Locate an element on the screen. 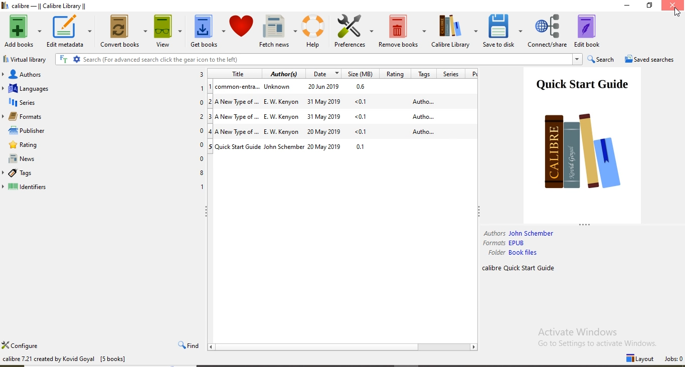 Image resolution: width=685 pixels, height=367 pixels. Restore is located at coordinates (650, 5).